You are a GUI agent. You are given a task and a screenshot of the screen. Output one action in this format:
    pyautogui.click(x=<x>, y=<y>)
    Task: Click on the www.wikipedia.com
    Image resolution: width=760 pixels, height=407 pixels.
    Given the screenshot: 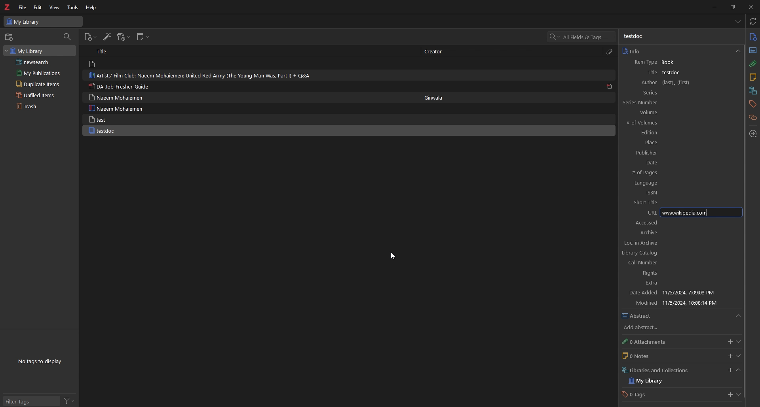 What is the action you would take?
    pyautogui.click(x=701, y=213)
    